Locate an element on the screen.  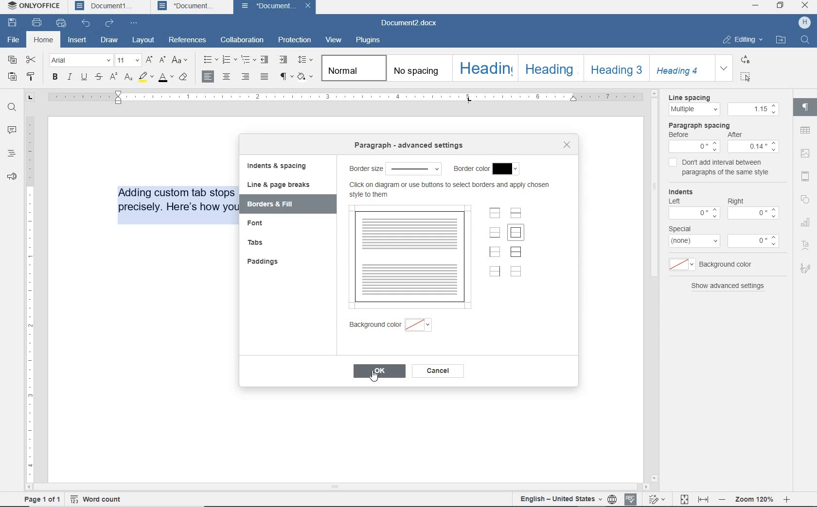
background color is located at coordinates (728, 264).